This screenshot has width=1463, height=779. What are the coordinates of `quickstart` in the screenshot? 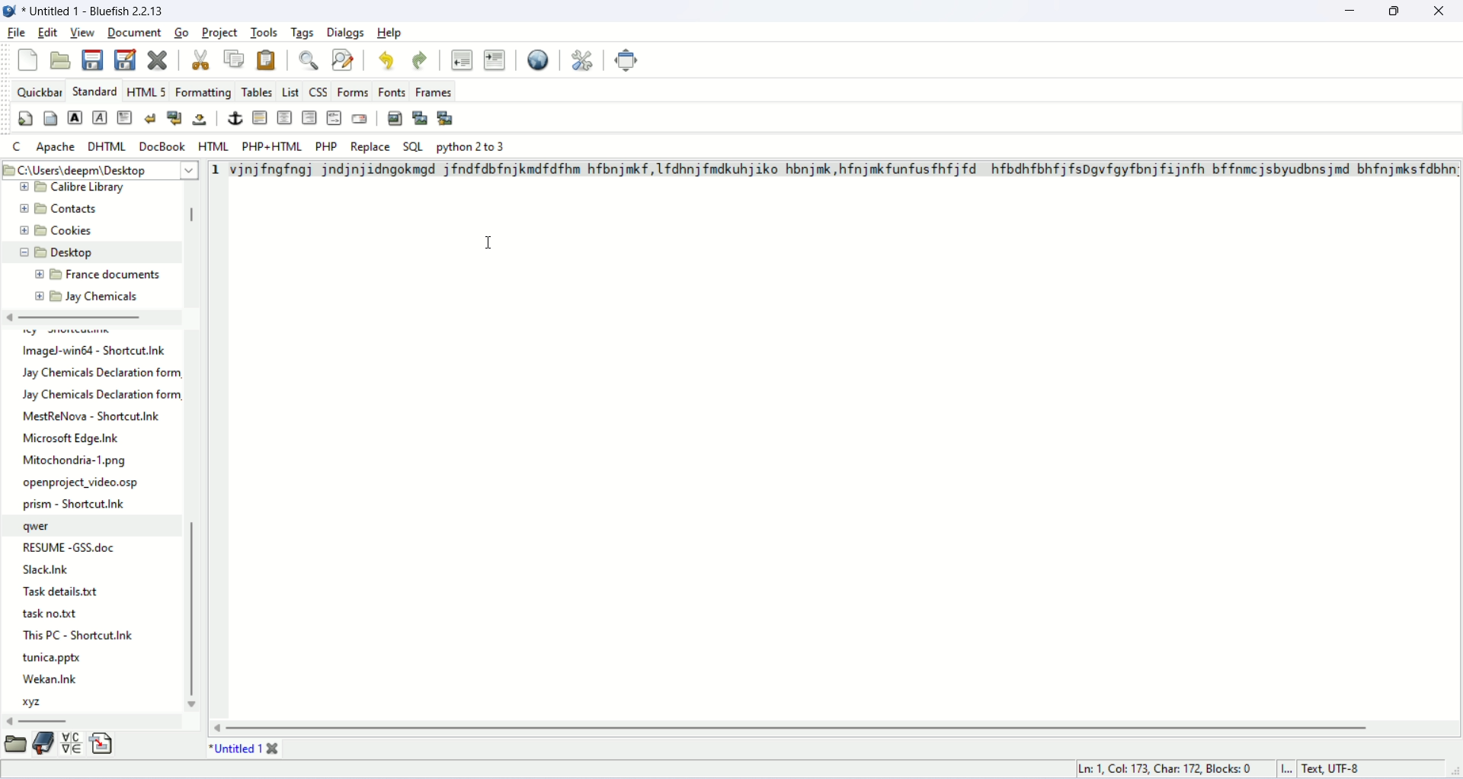 It's located at (26, 118).